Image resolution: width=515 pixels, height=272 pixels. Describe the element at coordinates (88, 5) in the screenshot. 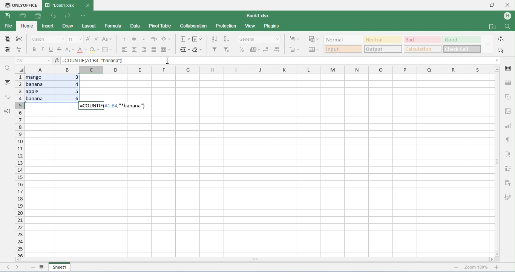

I see `close` at that location.